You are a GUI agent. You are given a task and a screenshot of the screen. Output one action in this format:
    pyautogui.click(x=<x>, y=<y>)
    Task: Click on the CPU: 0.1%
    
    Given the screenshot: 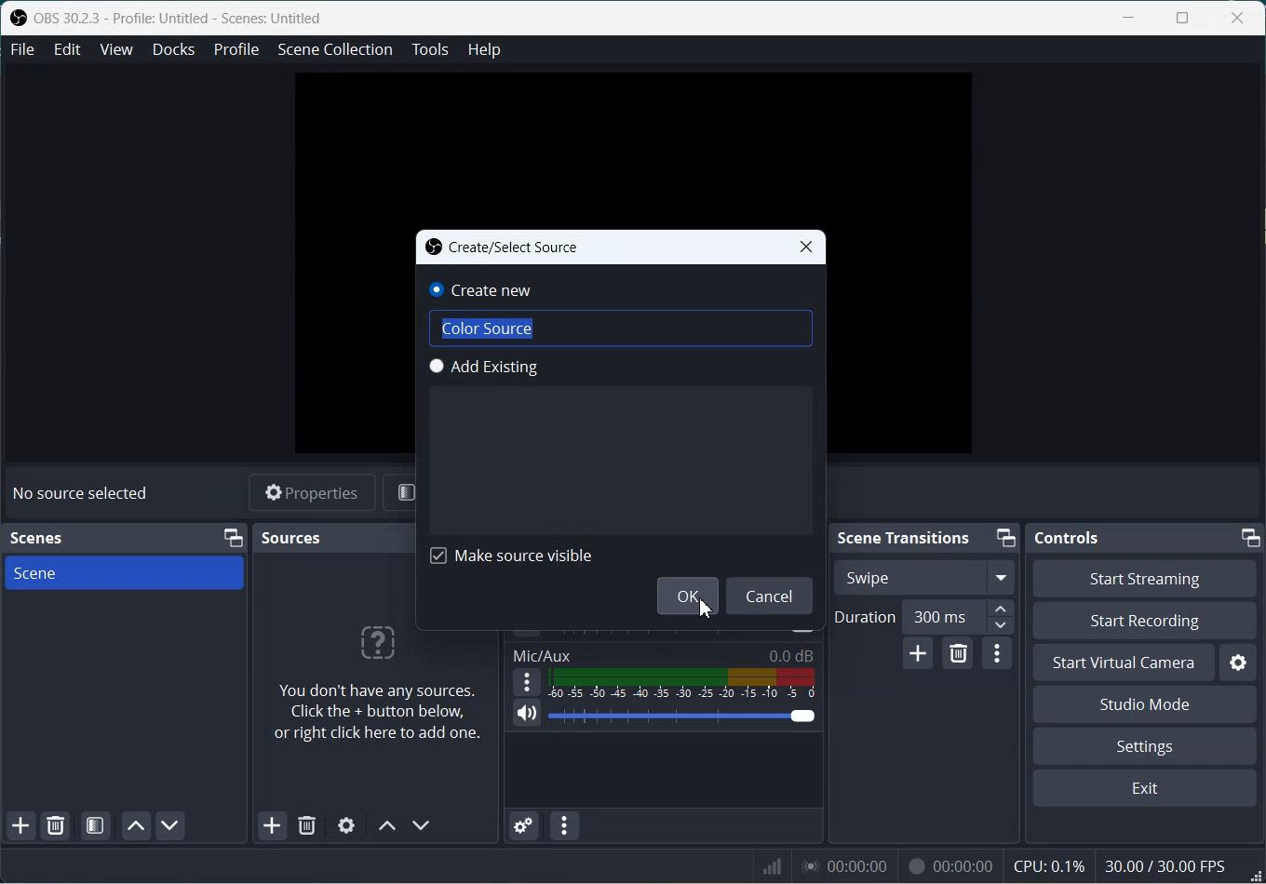 What is the action you would take?
    pyautogui.click(x=1047, y=865)
    